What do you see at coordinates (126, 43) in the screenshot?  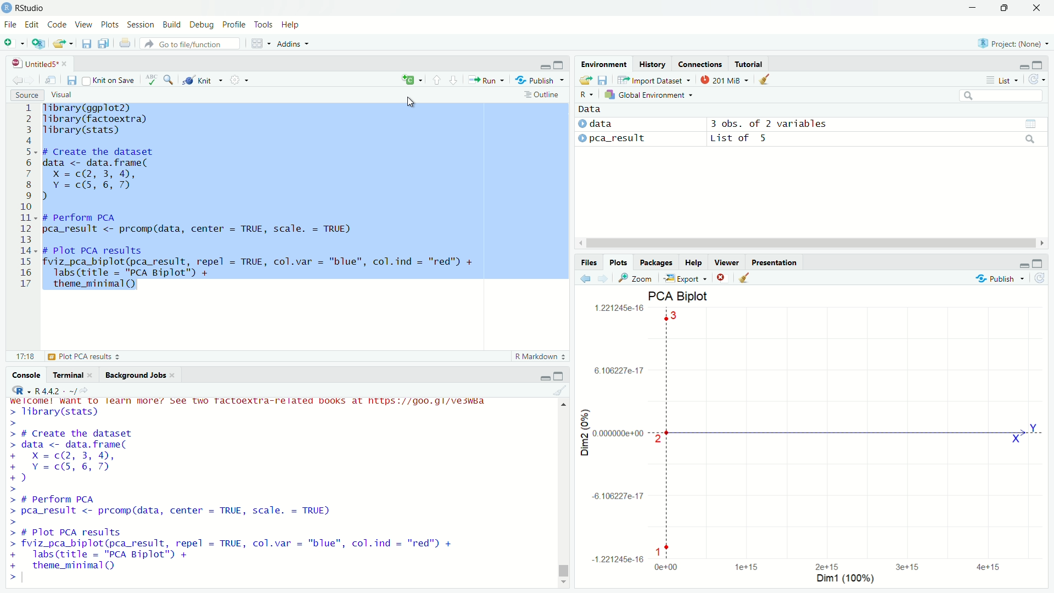 I see `print the current file` at bounding box center [126, 43].